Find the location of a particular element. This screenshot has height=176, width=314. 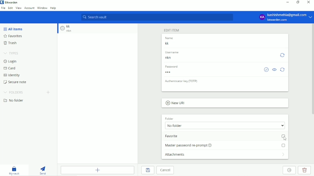

username label is located at coordinates (175, 52).